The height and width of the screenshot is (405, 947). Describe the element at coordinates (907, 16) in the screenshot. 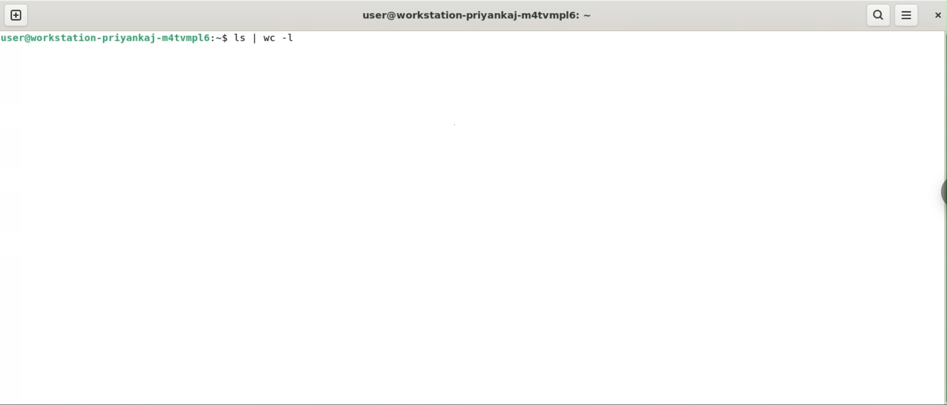

I see `menu` at that location.